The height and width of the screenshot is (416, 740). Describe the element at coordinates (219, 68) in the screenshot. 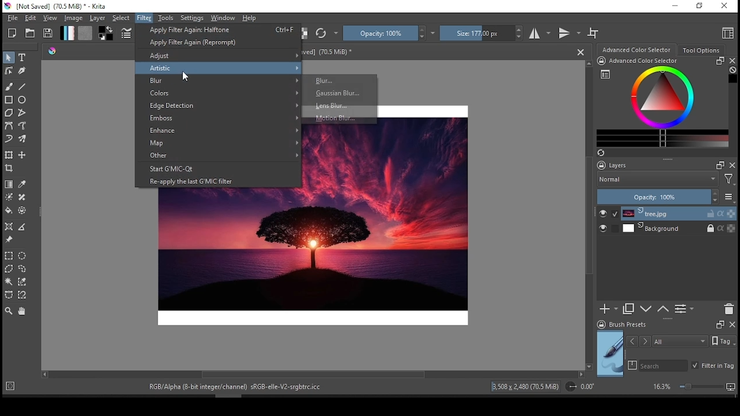

I see `artistic` at that location.